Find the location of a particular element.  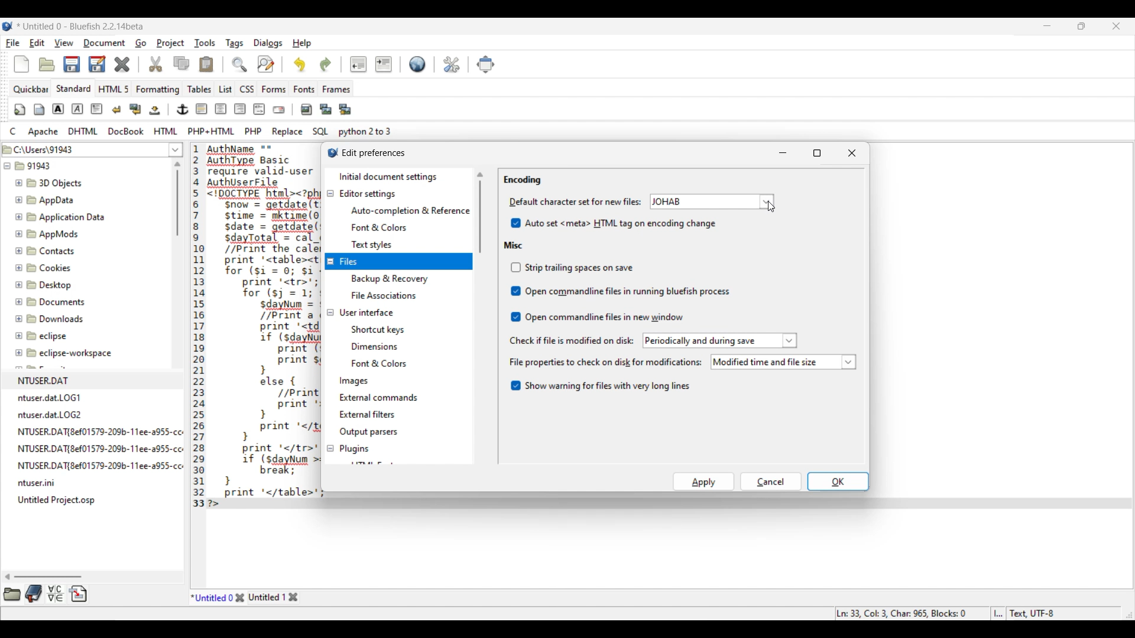

Editor setting options is located at coordinates (410, 228).